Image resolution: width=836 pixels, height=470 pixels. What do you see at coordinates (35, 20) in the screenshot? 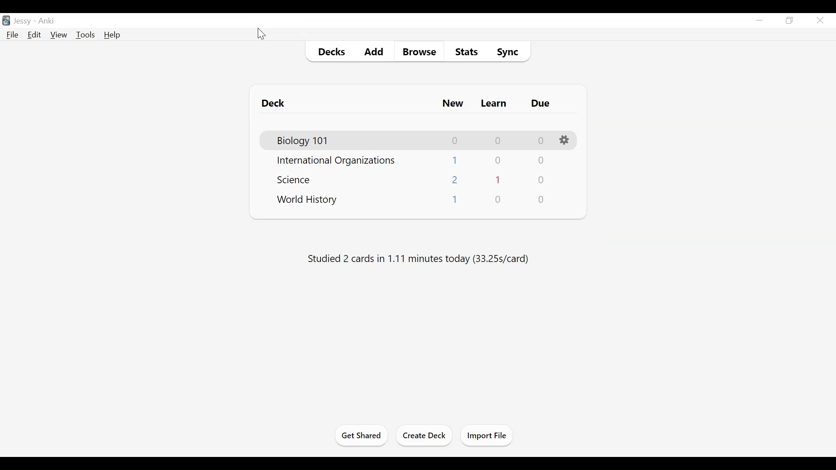
I see `User Name` at bounding box center [35, 20].